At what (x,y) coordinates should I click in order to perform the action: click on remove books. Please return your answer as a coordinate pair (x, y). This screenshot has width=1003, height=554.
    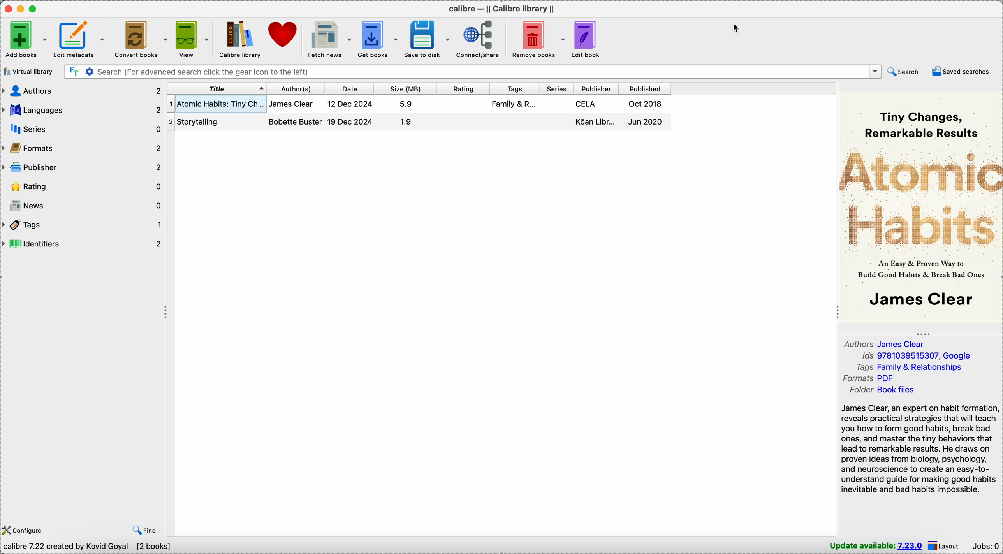
    Looking at the image, I should click on (537, 39).